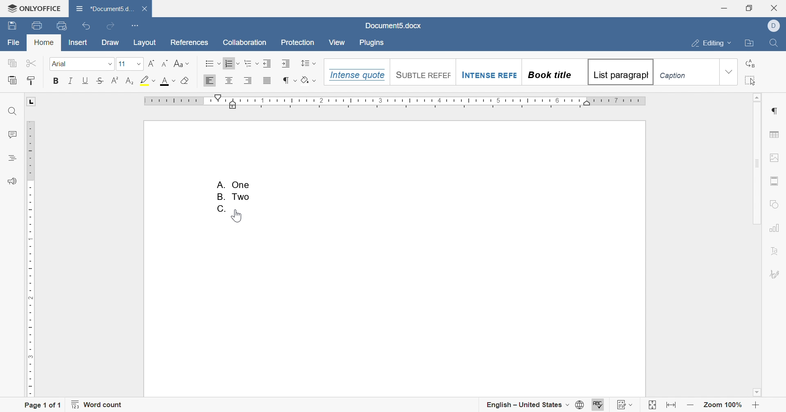 The width and height of the screenshot is (786, 412). Describe the element at coordinates (729, 72) in the screenshot. I see `drop down` at that location.